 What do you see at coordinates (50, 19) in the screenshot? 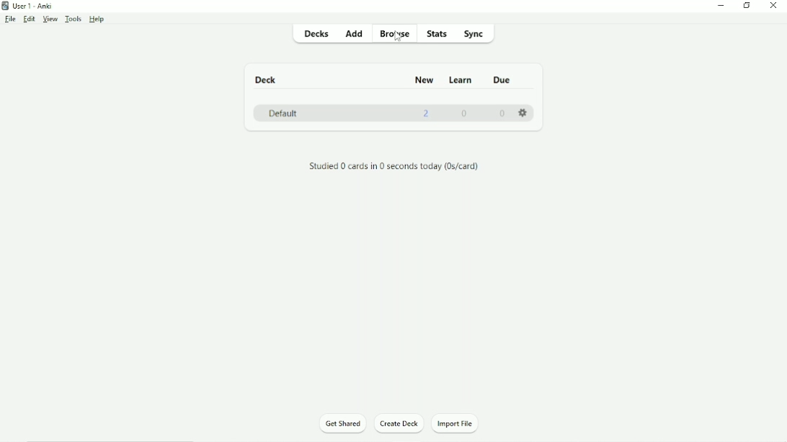
I see `View` at bounding box center [50, 19].